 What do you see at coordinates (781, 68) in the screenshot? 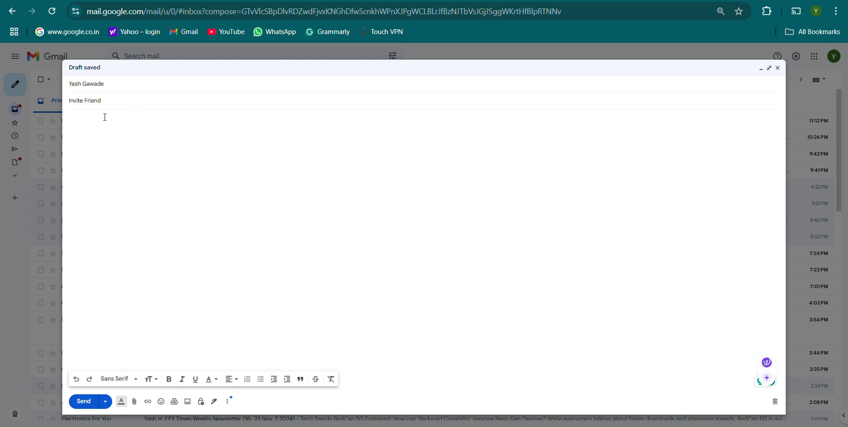
I see `Close` at bounding box center [781, 68].